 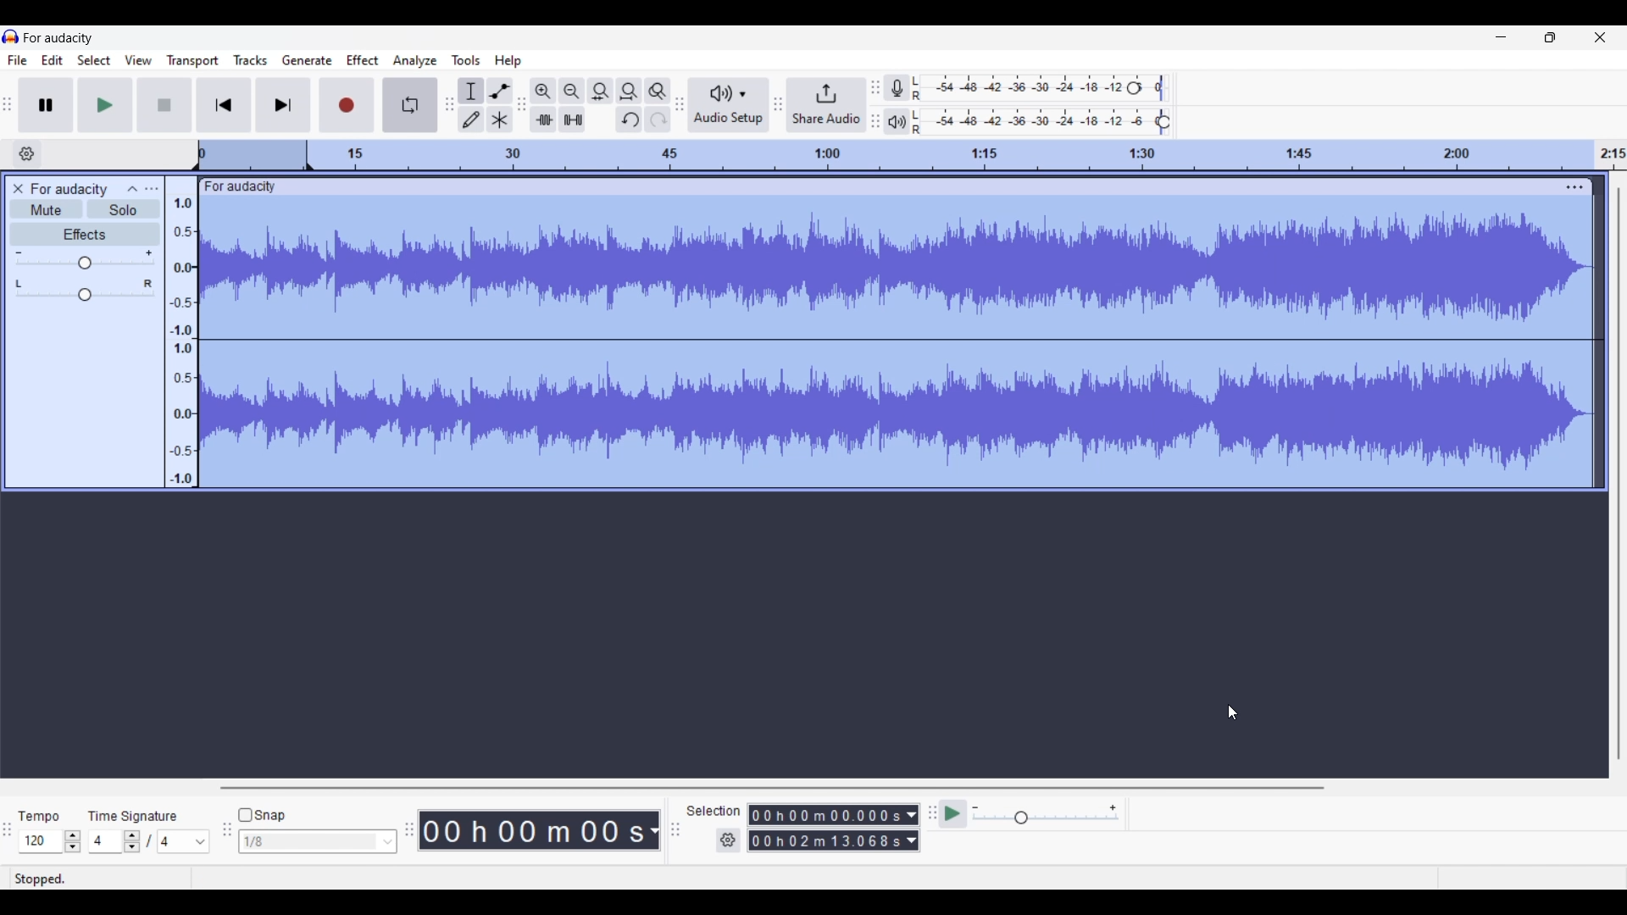 I want to click on Change gain, so click(x=85, y=263).